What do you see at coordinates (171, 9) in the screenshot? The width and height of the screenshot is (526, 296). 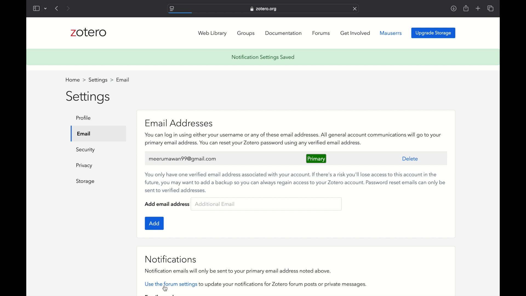 I see `website settings` at bounding box center [171, 9].